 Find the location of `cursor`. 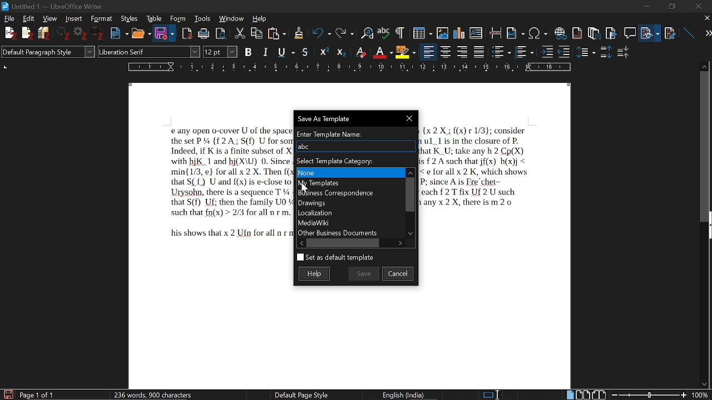

cursor is located at coordinates (308, 189).